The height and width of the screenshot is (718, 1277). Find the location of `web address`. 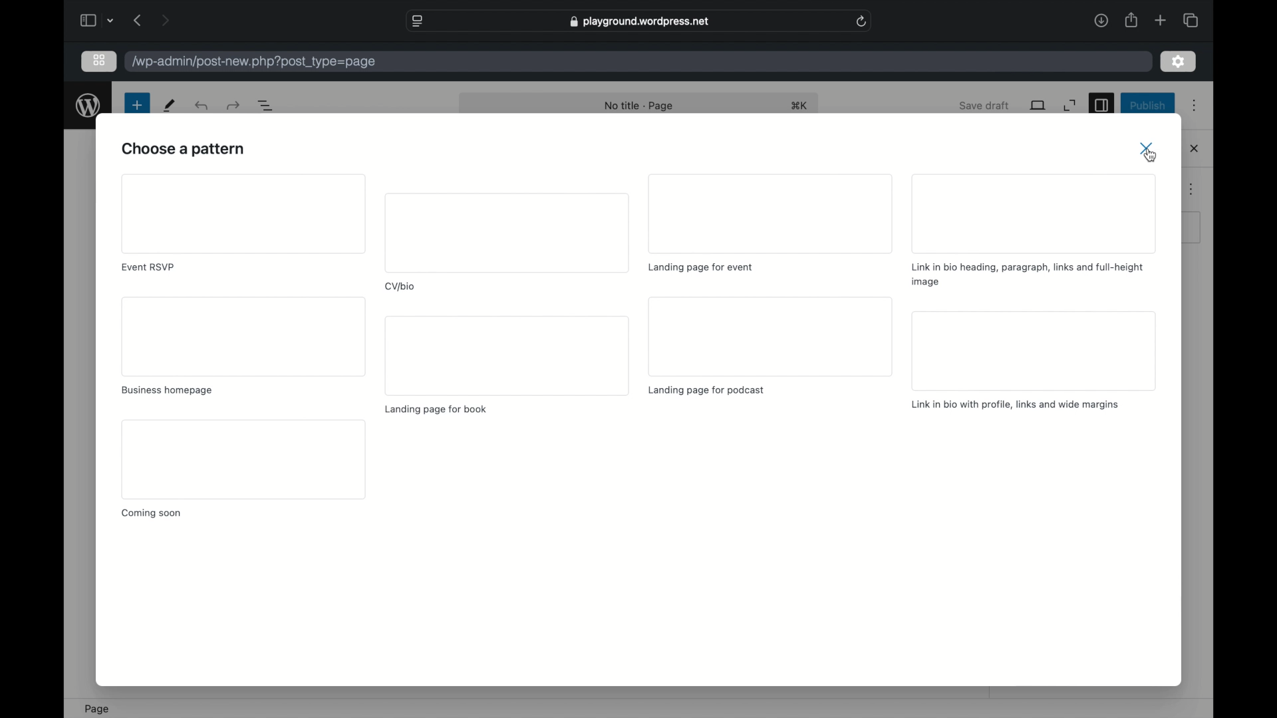

web address is located at coordinates (640, 21).